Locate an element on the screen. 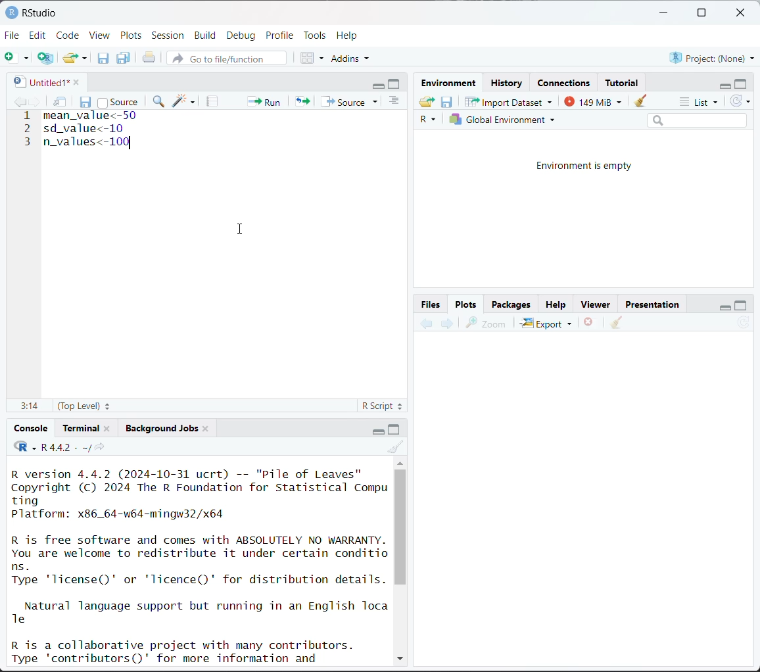 This screenshot has height=672, width=760. clear list is located at coordinates (86, 58).